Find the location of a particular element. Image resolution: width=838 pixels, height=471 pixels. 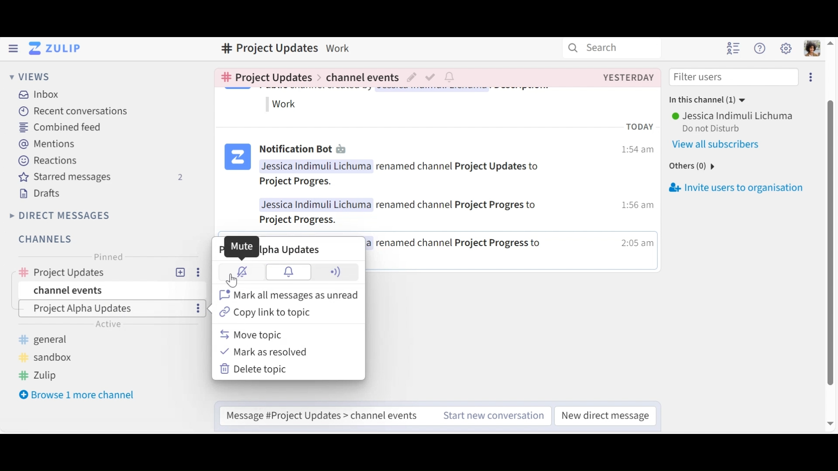

Mrk all messages as unread is located at coordinates (288, 294).